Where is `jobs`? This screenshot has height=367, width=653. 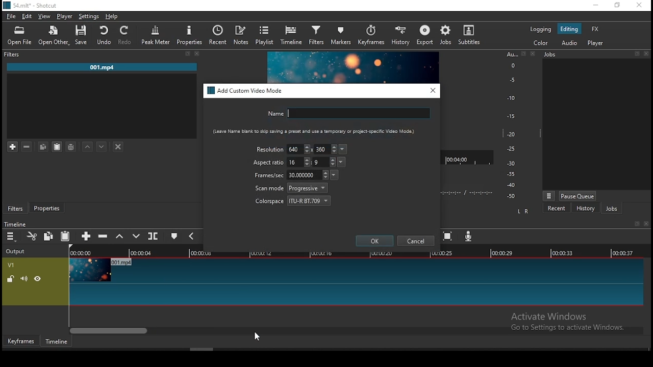
jobs is located at coordinates (446, 35).